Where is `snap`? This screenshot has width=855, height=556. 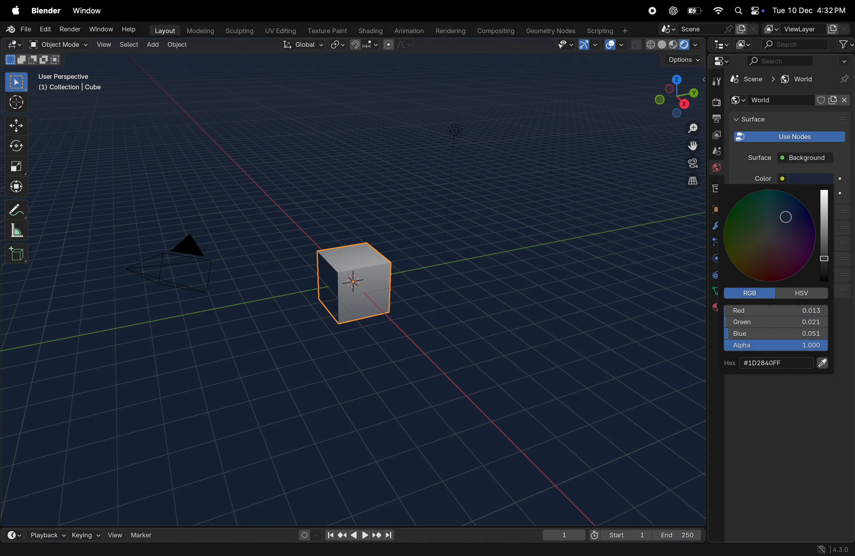 snap is located at coordinates (365, 45).